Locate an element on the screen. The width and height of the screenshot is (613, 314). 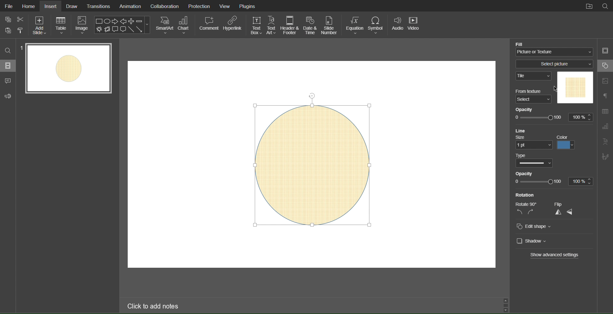
Insert is located at coordinates (51, 5).